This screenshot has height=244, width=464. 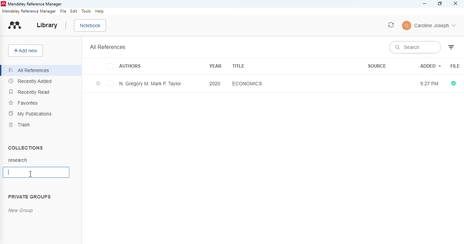 What do you see at coordinates (29, 11) in the screenshot?
I see `mendeley reference manager` at bounding box center [29, 11].